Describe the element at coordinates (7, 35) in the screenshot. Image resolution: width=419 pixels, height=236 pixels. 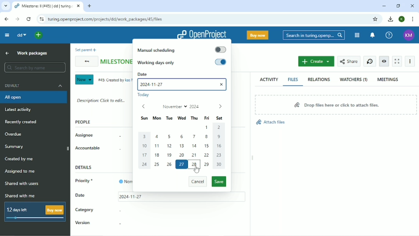
I see `Collapse project menu` at that location.